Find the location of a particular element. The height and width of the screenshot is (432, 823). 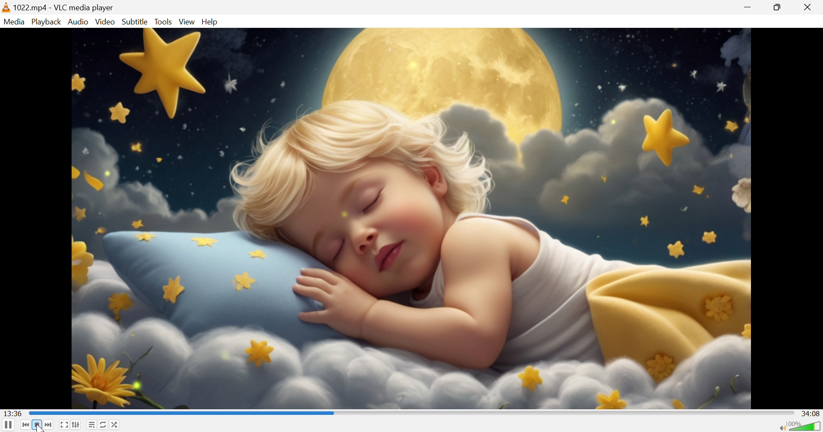

View is located at coordinates (188, 22).